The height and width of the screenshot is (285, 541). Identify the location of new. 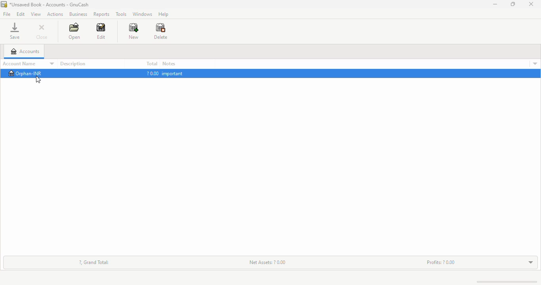
(133, 31).